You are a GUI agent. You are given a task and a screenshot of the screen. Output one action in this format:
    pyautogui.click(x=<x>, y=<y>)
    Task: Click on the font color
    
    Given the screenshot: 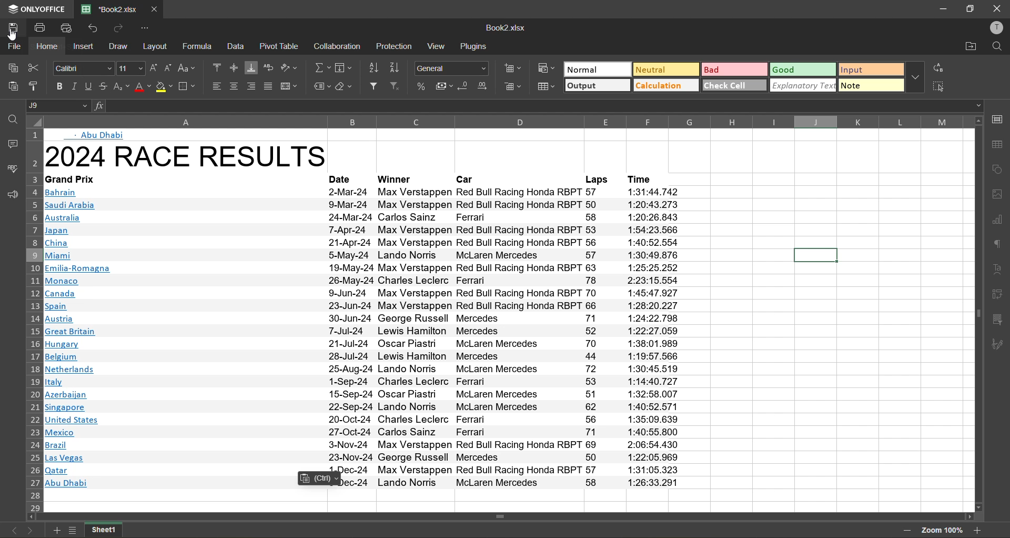 What is the action you would take?
    pyautogui.click(x=145, y=85)
    